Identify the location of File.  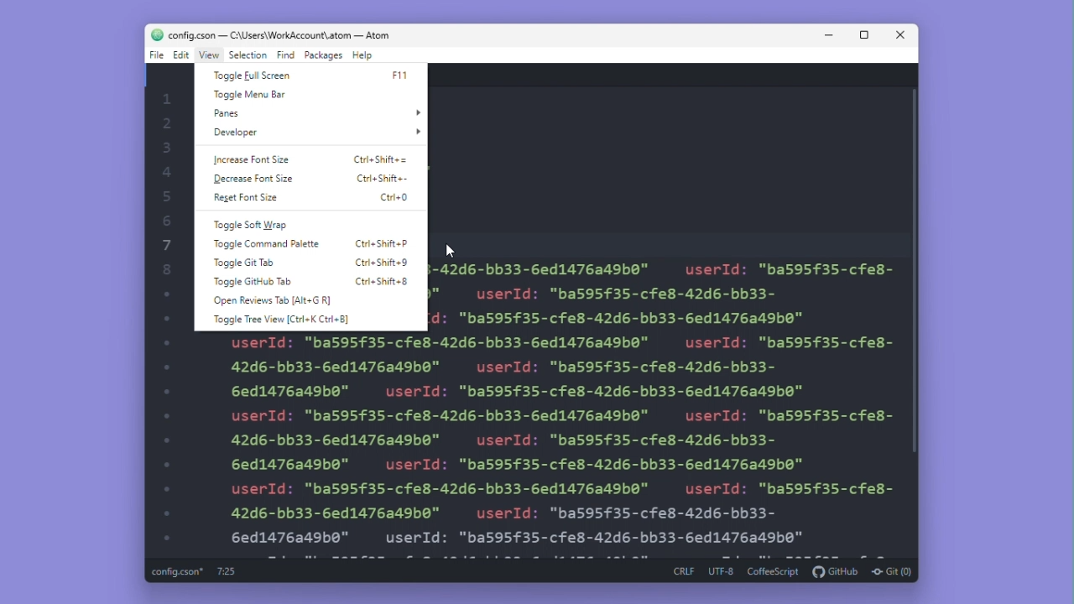
(154, 55).